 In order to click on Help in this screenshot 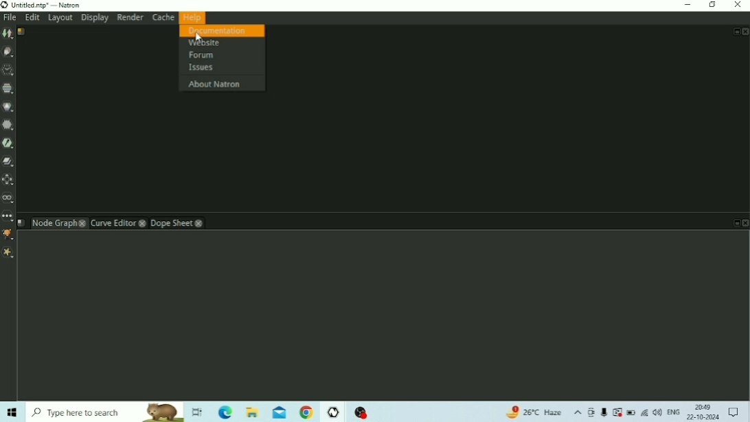, I will do `click(192, 17)`.